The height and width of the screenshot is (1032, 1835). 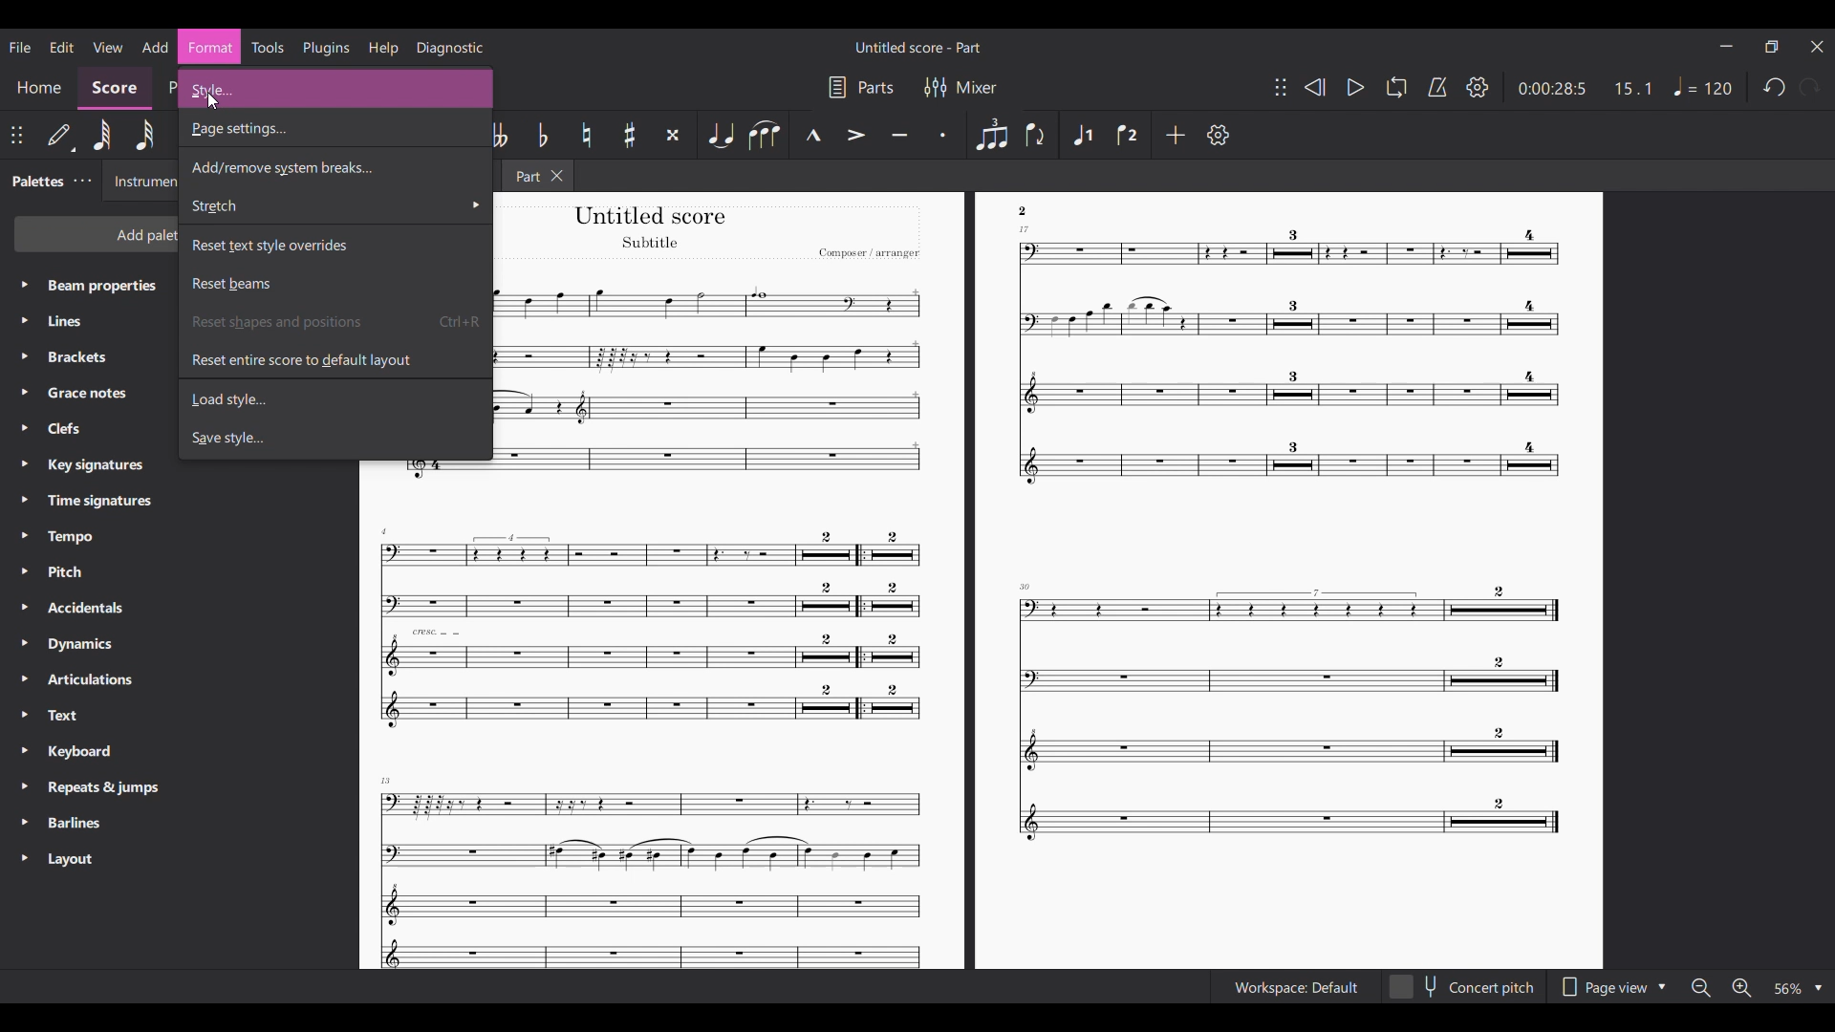 What do you see at coordinates (874, 249) in the screenshot?
I see `` at bounding box center [874, 249].